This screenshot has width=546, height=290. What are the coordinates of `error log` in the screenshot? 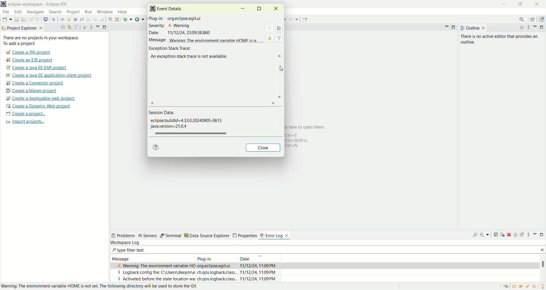 It's located at (278, 235).